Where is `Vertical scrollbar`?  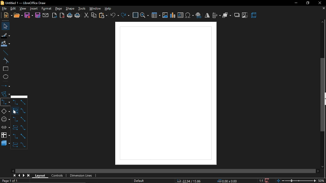 Vertical scrollbar is located at coordinates (323, 95).